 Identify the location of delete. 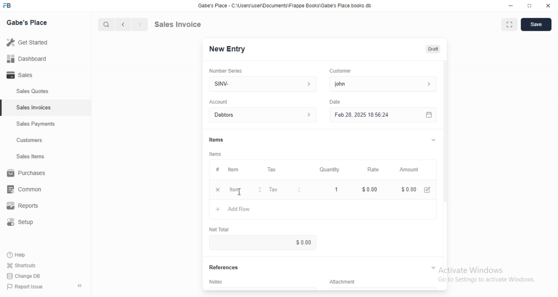
(218, 189).